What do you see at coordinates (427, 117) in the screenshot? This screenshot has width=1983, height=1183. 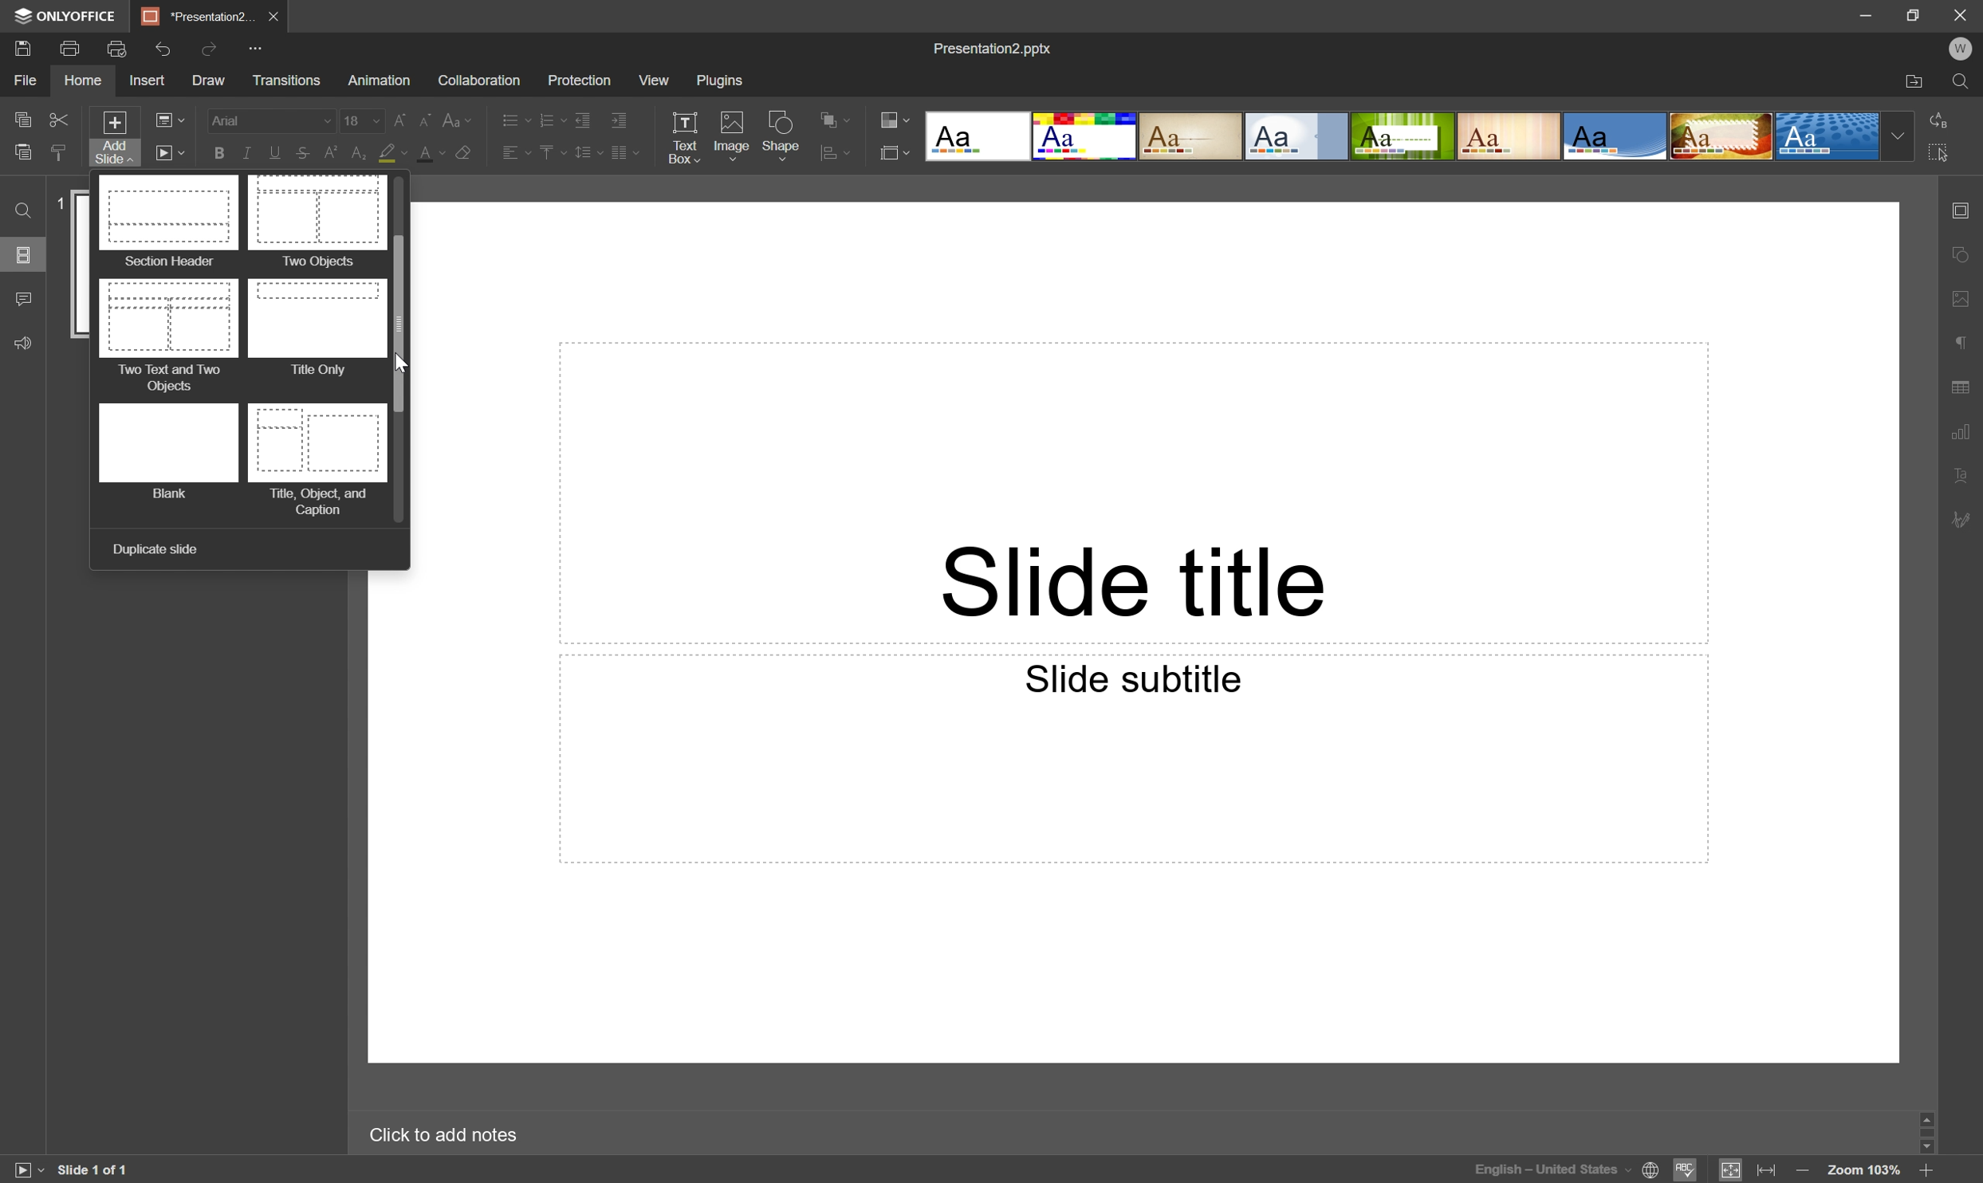 I see `Decrement font size` at bounding box center [427, 117].